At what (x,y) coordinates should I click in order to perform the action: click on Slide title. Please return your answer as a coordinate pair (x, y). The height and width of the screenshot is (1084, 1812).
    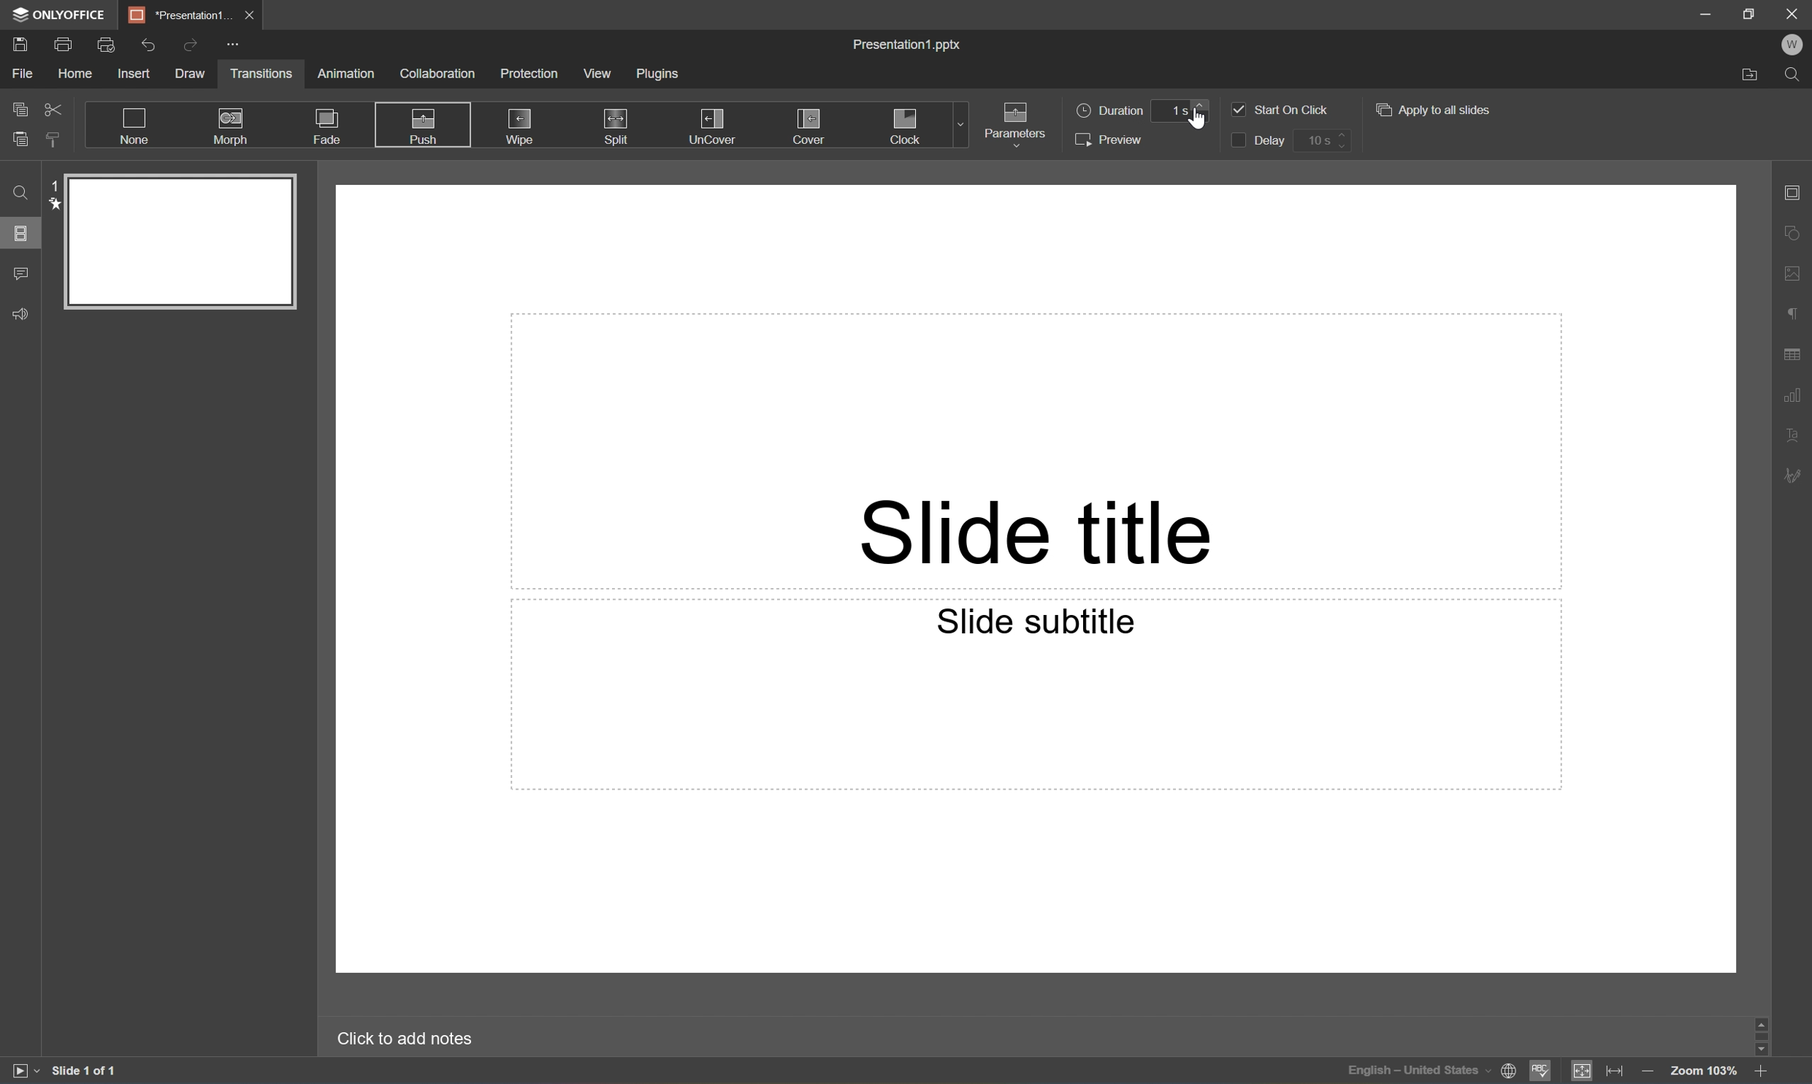
    Looking at the image, I should click on (1036, 531).